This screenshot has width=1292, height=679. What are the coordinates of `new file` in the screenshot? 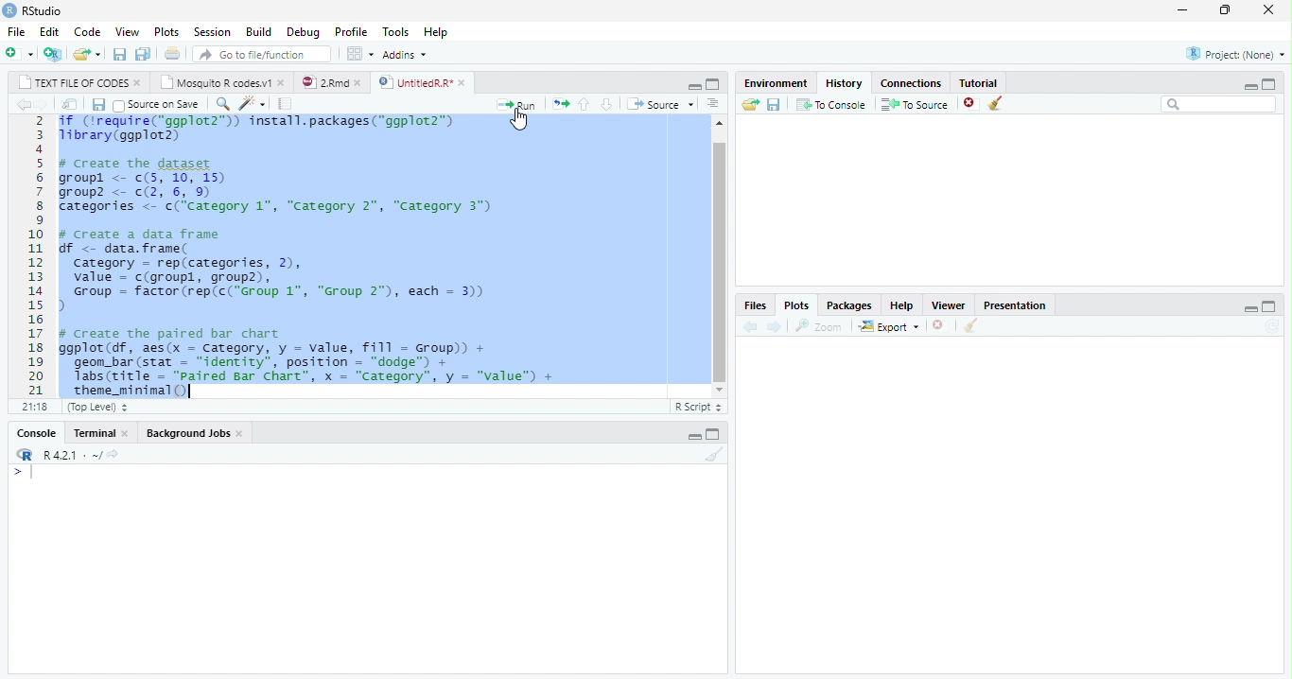 It's located at (18, 53).